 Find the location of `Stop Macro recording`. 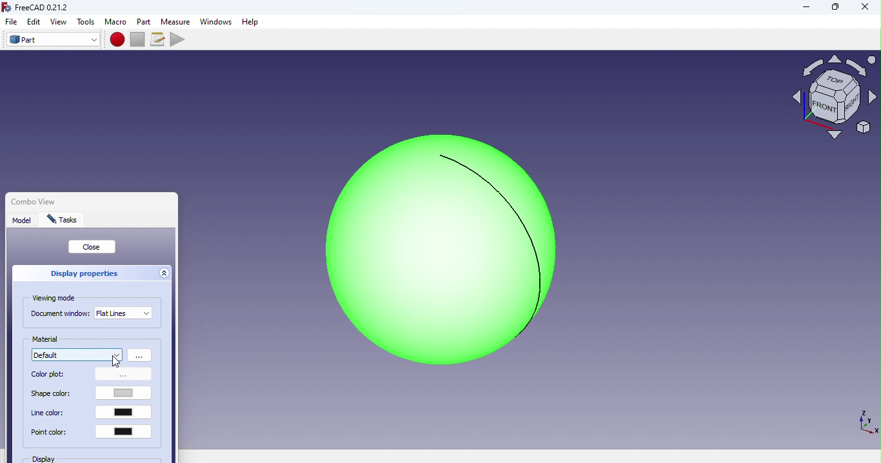

Stop Macro recording is located at coordinates (140, 39).